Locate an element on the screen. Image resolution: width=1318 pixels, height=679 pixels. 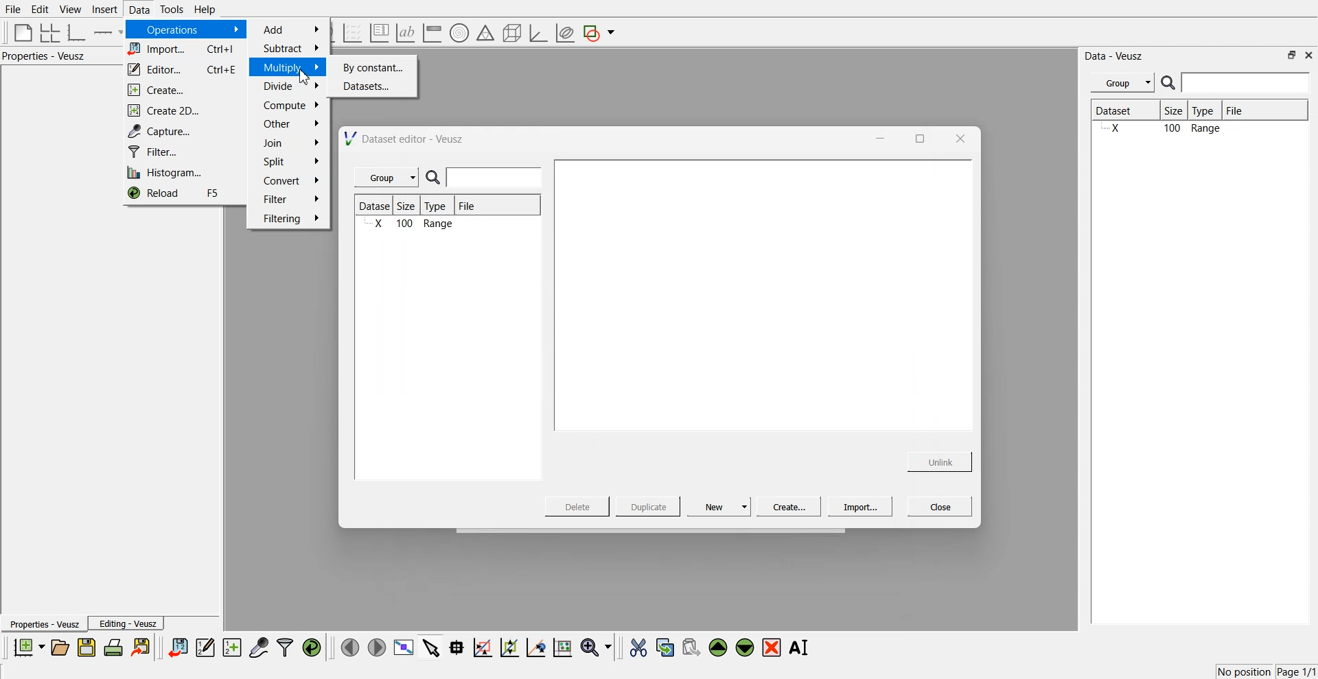
remove the selected widgets is located at coordinates (773, 647).